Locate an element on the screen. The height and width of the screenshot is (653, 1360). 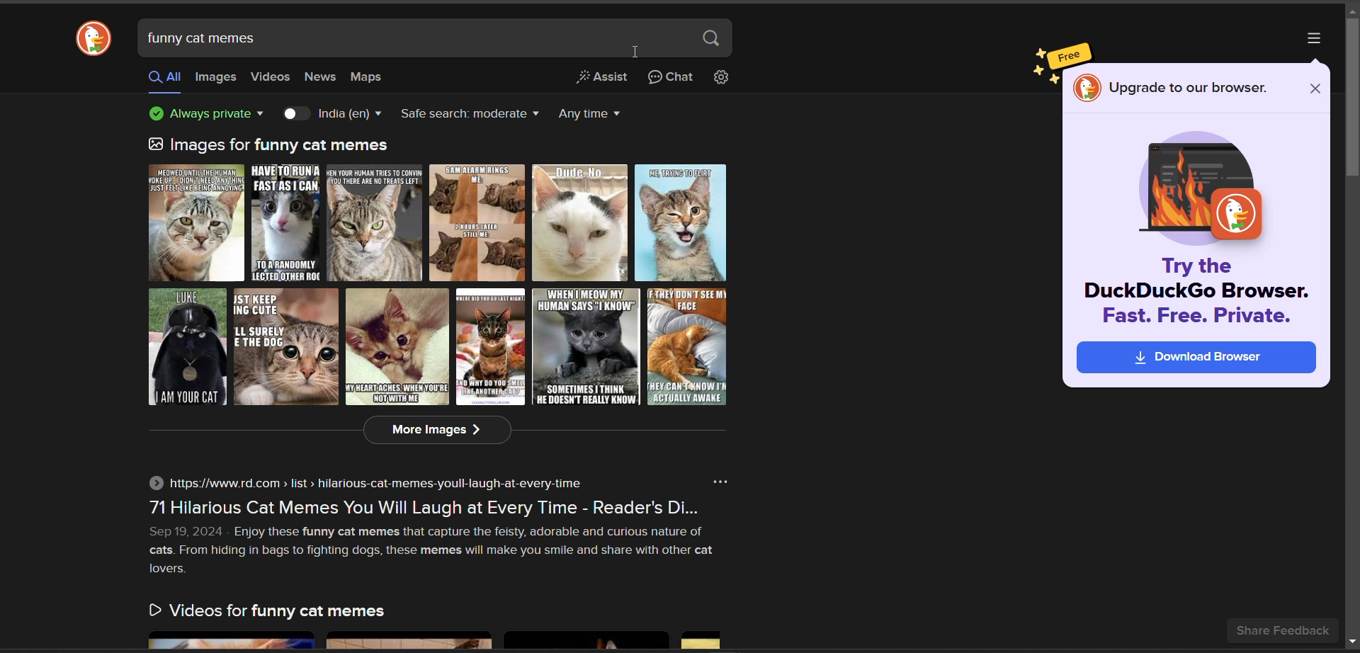
safe search filter is located at coordinates (467, 115).